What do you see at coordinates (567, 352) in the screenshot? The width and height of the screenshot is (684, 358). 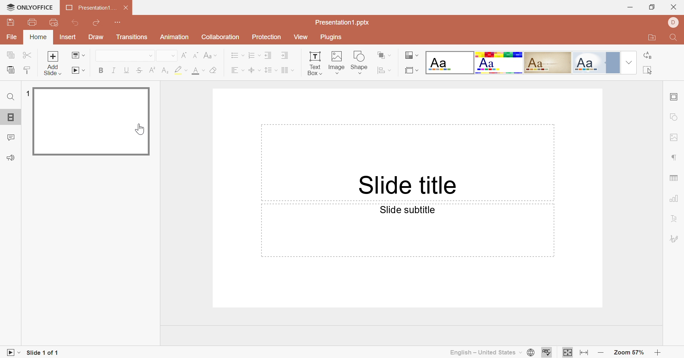 I see `Fit to slide` at bounding box center [567, 352].